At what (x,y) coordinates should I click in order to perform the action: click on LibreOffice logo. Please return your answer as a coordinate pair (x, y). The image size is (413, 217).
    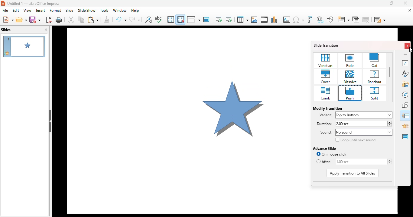
    Looking at the image, I should click on (3, 4).